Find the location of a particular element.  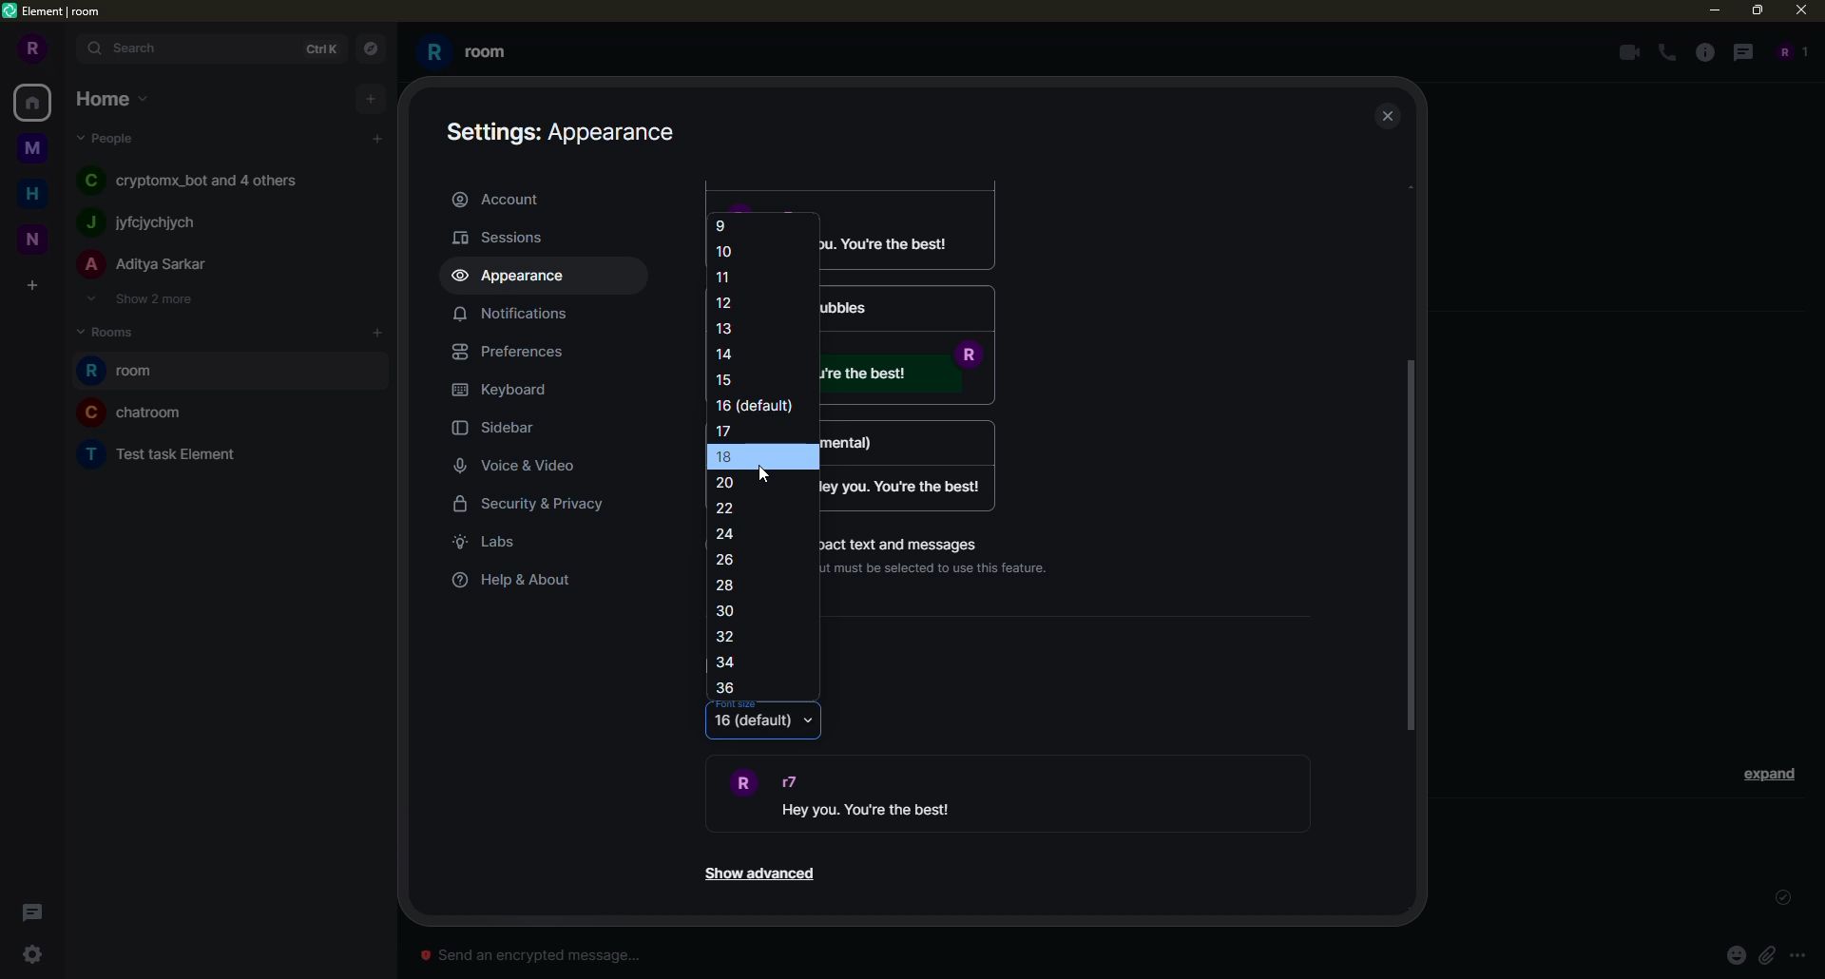

16 is located at coordinates (753, 725).